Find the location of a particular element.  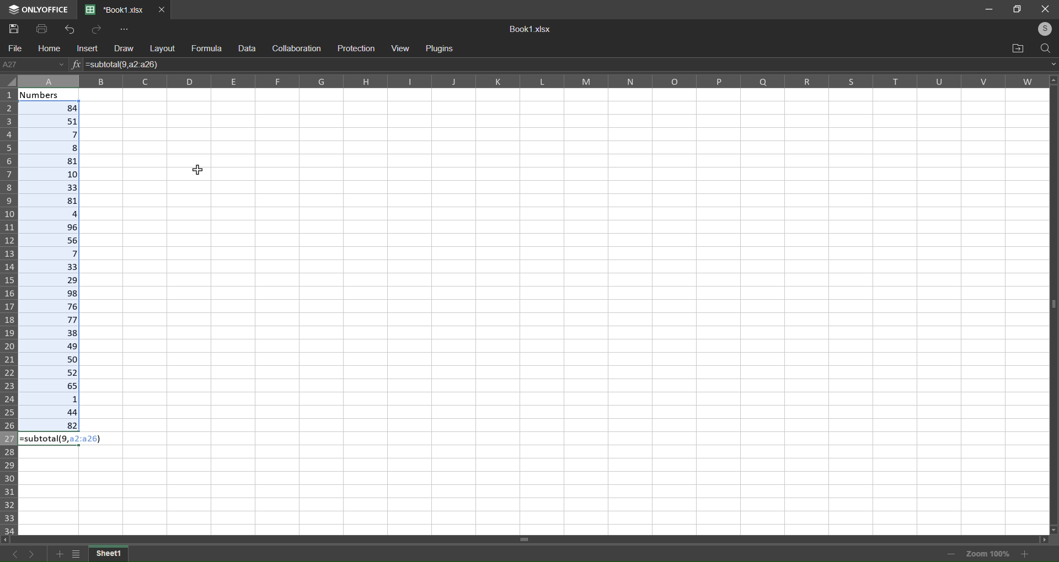

zoom out is located at coordinates (948, 554).